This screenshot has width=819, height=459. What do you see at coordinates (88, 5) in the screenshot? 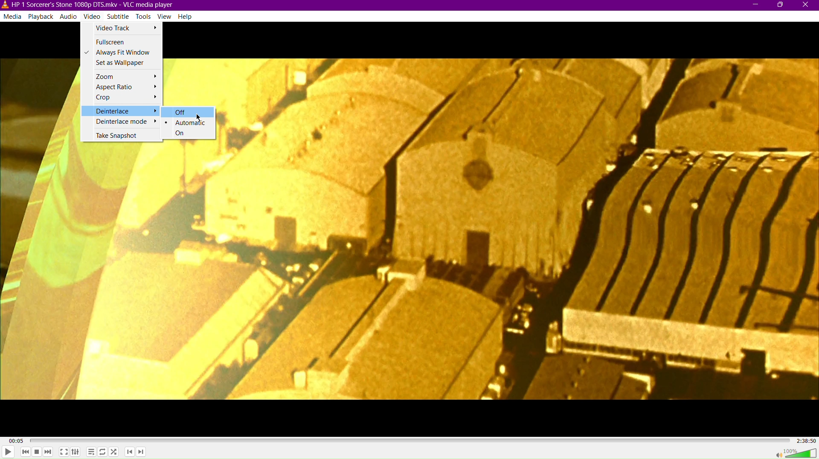
I see `HP | Sorcerer's Stone1080p DTS.mkv-VLC media player` at bounding box center [88, 5].